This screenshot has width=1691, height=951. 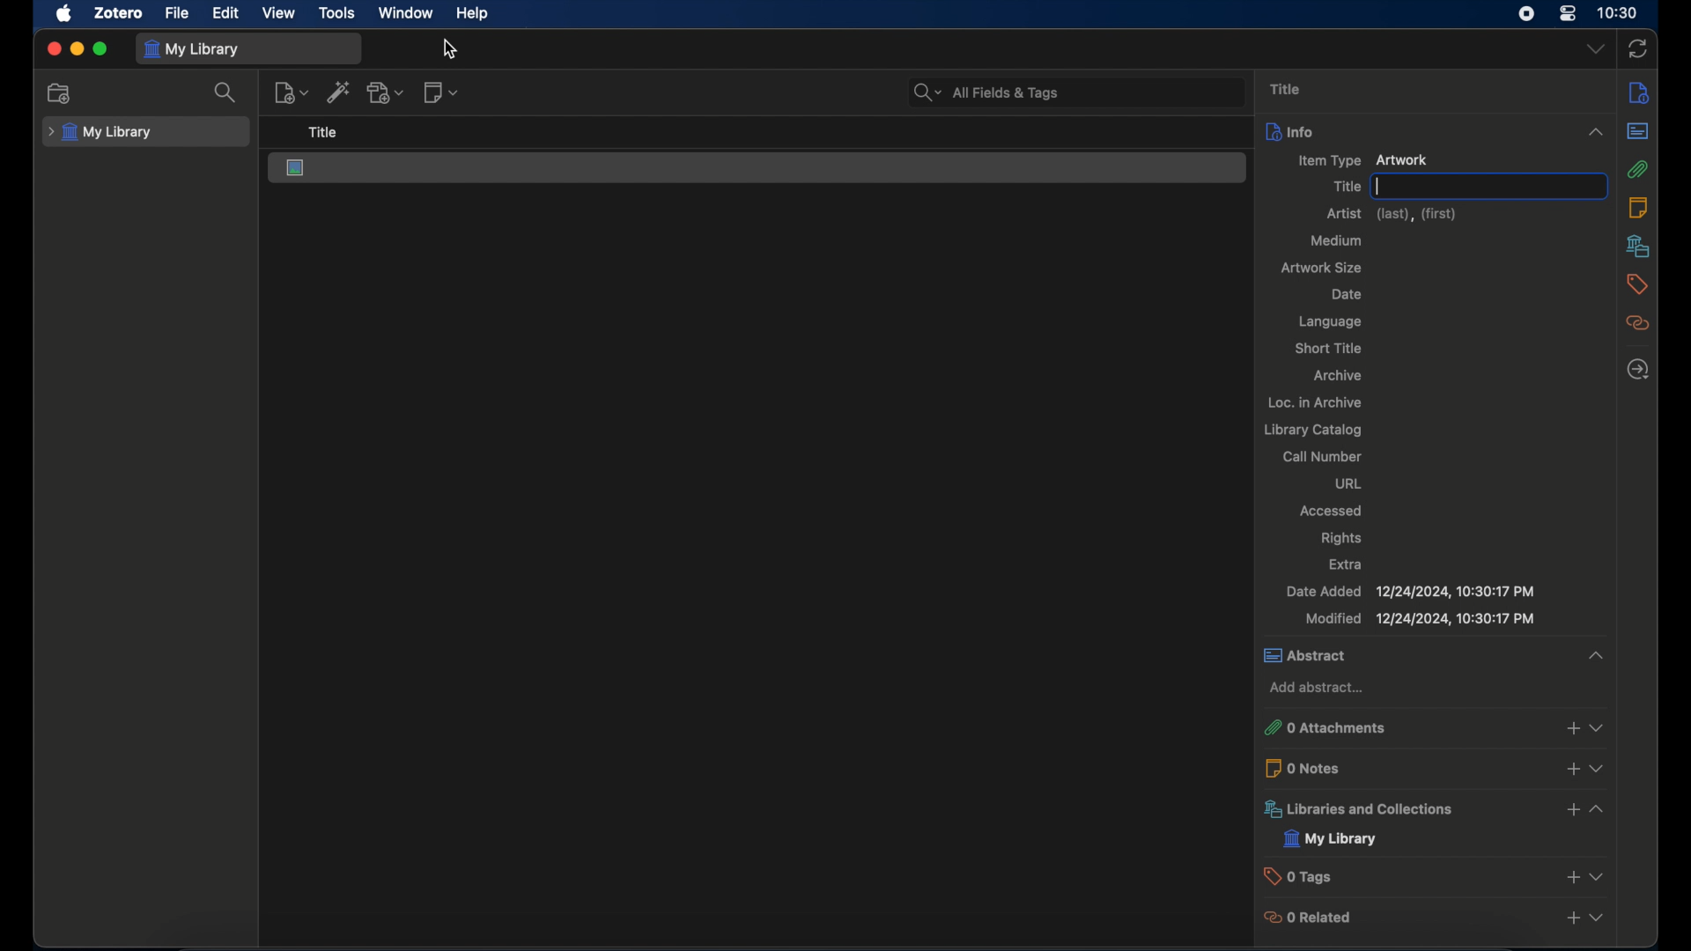 What do you see at coordinates (1605, 814) in the screenshot?
I see `expand section` at bounding box center [1605, 814].